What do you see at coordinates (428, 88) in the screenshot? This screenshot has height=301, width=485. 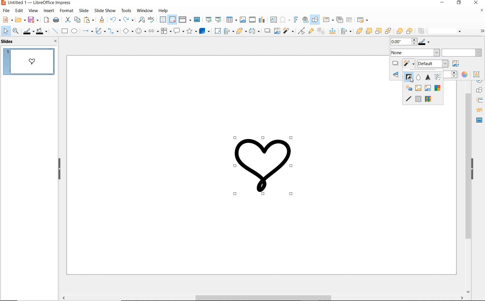 I see `posterize` at bounding box center [428, 88].